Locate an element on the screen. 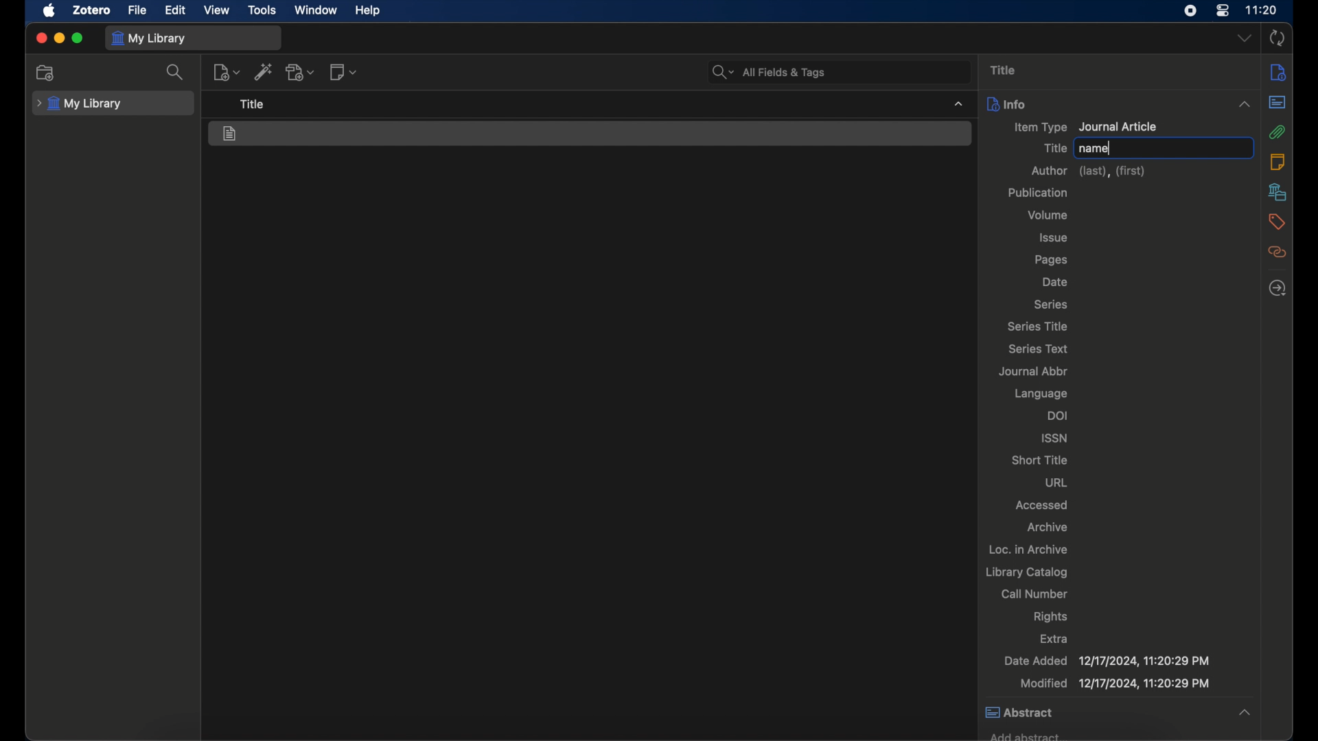 This screenshot has height=741, width=1318. new item is located at coordinates (226, 72).